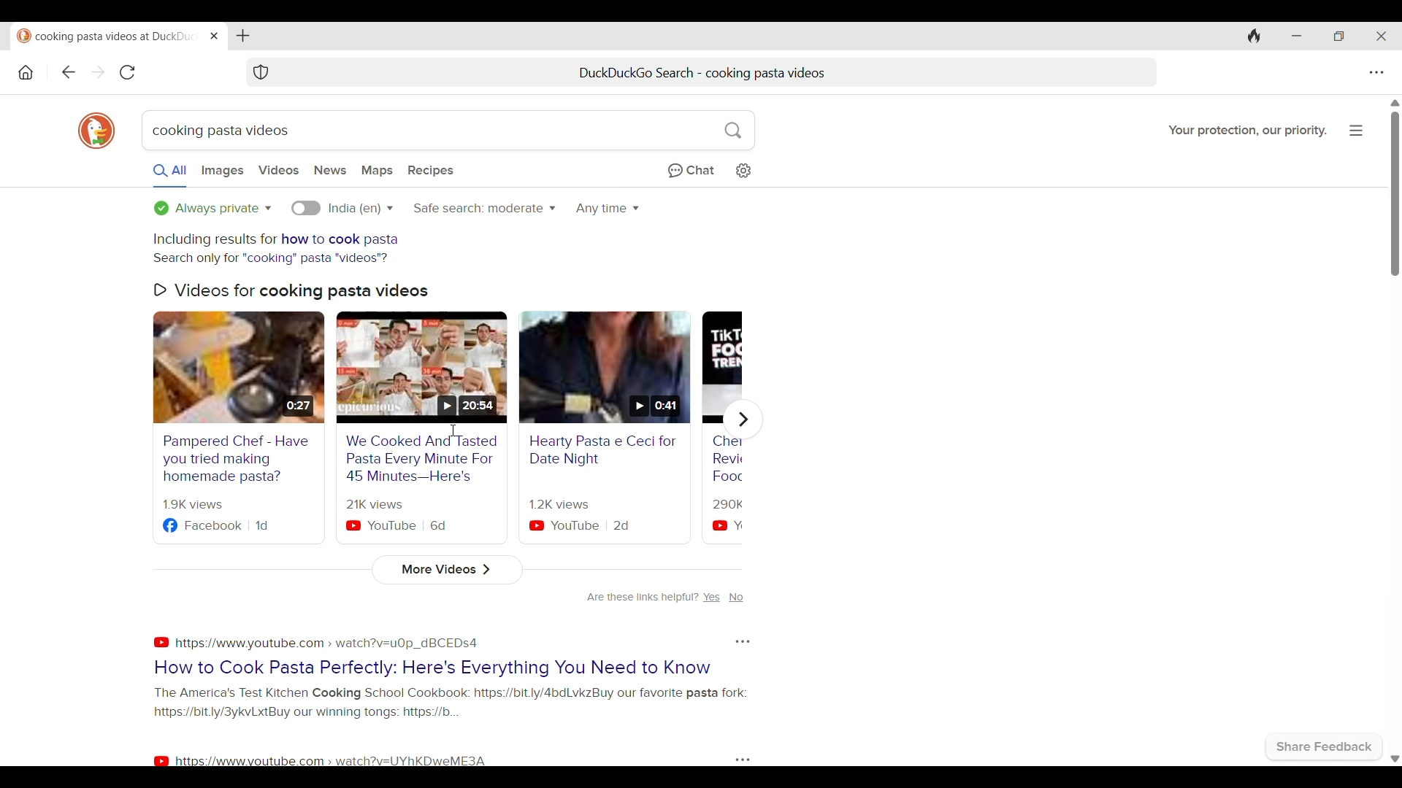 This screenshot has width=1402, height=788. What do you see at coordinates (260, 72) in the screenshot?
I see `Browser protection` at bounding box center [260, 72].